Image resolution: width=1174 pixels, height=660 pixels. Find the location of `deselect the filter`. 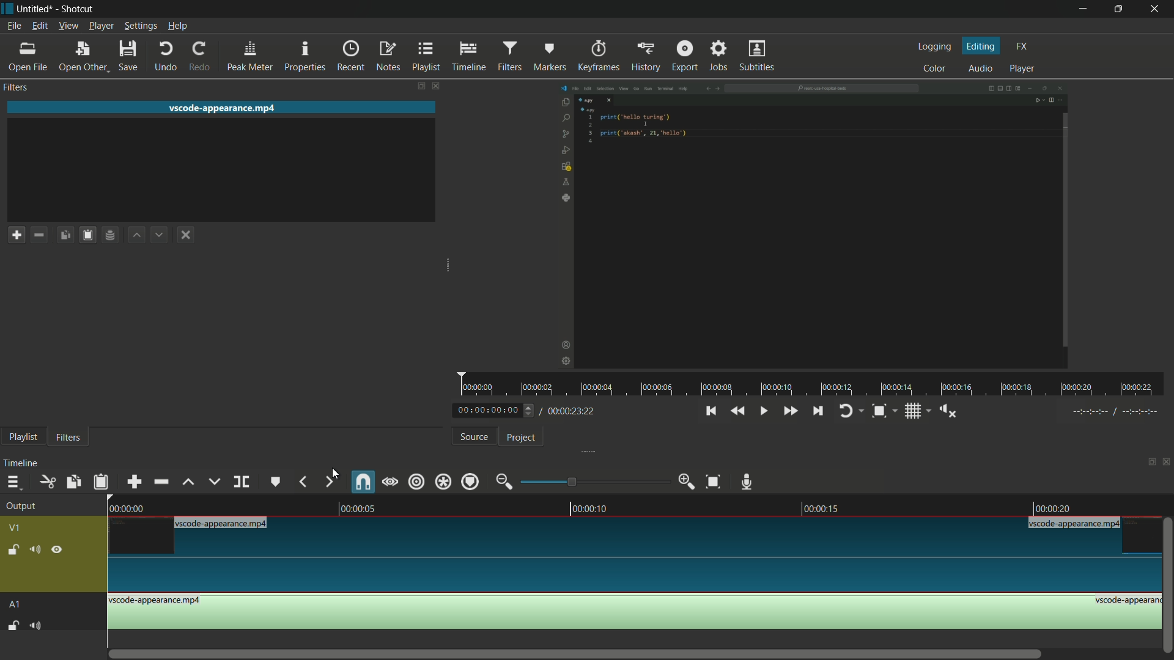

deselect the filter is located at coordinates (186, 235).